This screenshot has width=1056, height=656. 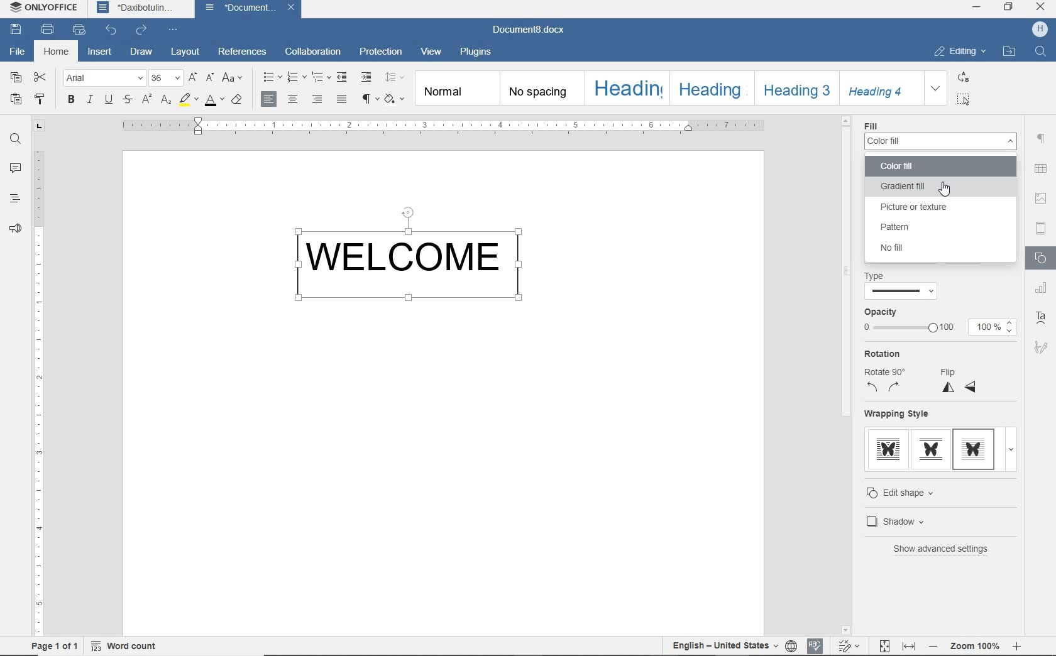 I want to click on HEADING, so click(x=630, y=87).